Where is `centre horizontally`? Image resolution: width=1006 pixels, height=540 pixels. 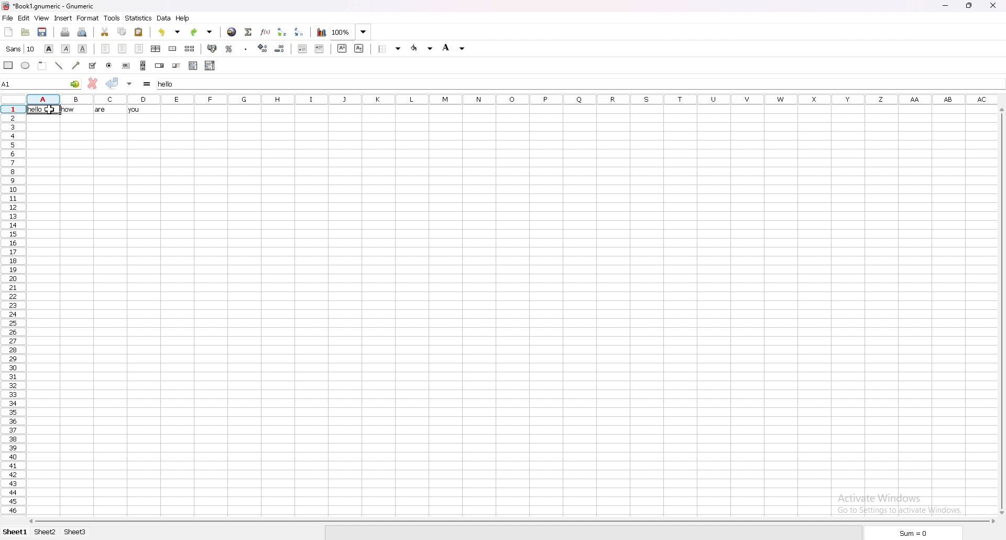 centre horizontally is located at coordinates (156, 48).